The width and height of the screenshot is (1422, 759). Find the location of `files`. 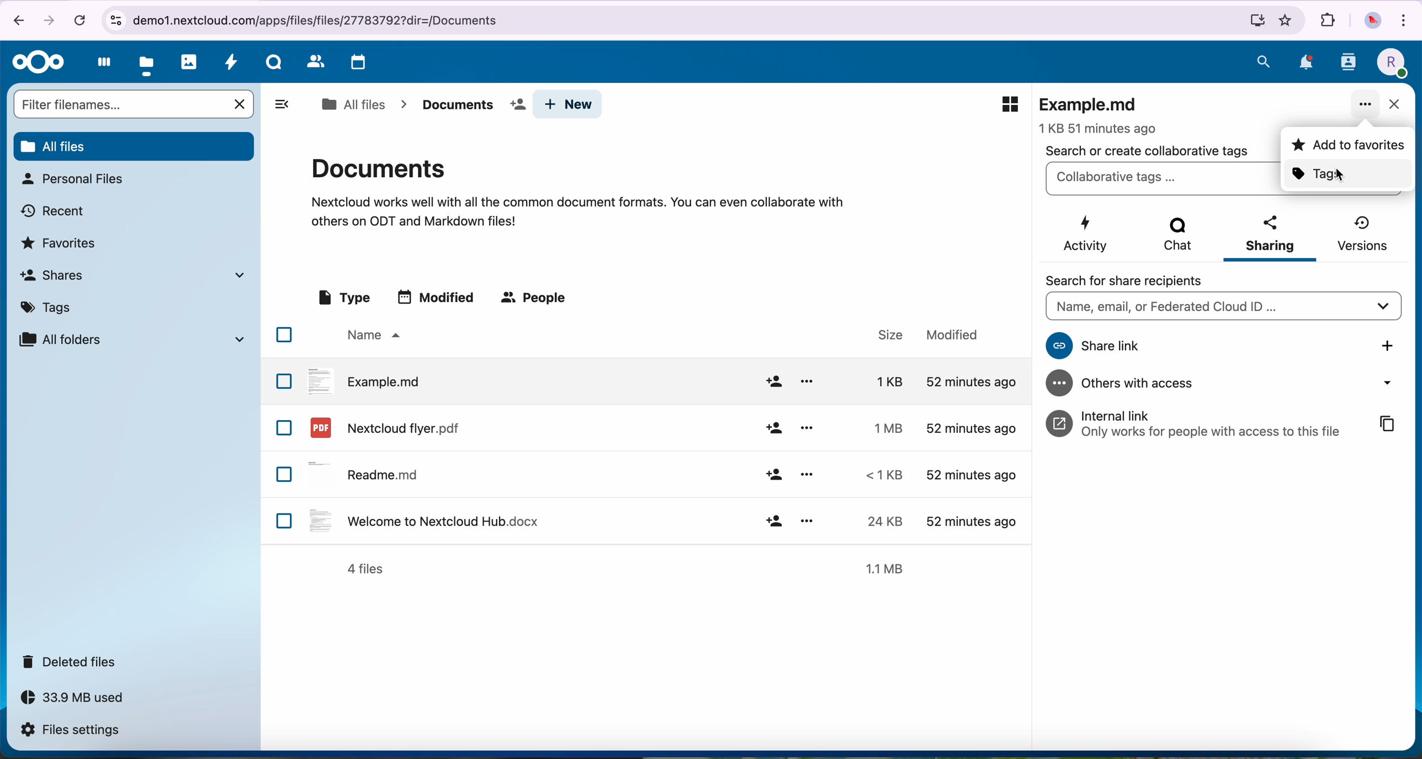

files is located at coordinates (147, 63).